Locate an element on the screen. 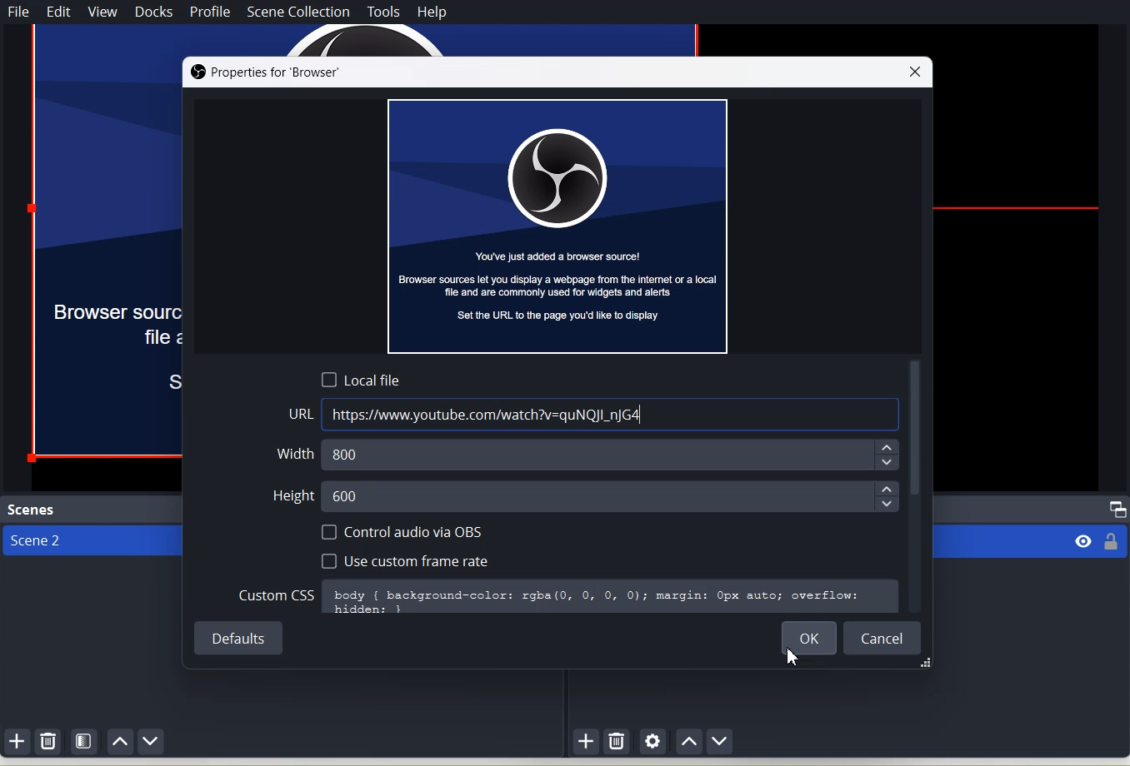 The height and width of the screenshot is (766, 1130). Remove selected Source is located at coordinates (617, 740).